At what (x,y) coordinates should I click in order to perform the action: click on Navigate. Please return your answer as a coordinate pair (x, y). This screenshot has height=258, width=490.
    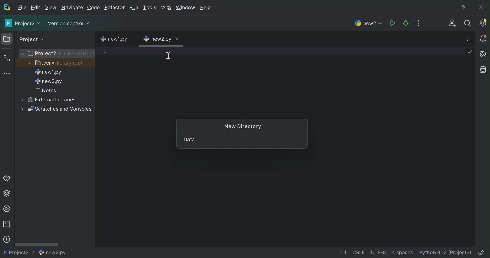
    Looking at the image, I should click on (73, 8).